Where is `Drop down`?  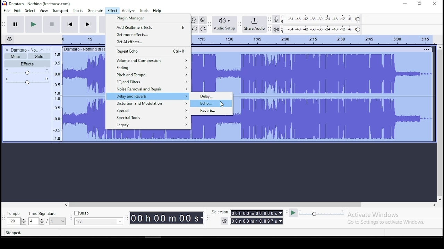 Drop down is located at coordinates (280, 213).